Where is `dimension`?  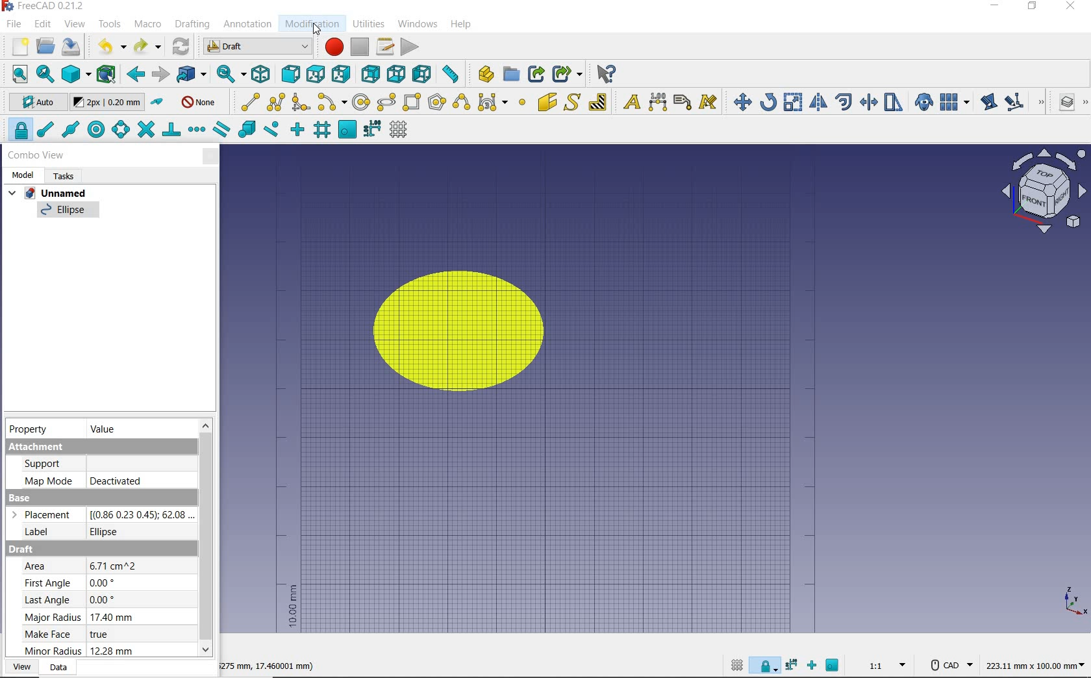 dimension is located at coordinates (657, 103).